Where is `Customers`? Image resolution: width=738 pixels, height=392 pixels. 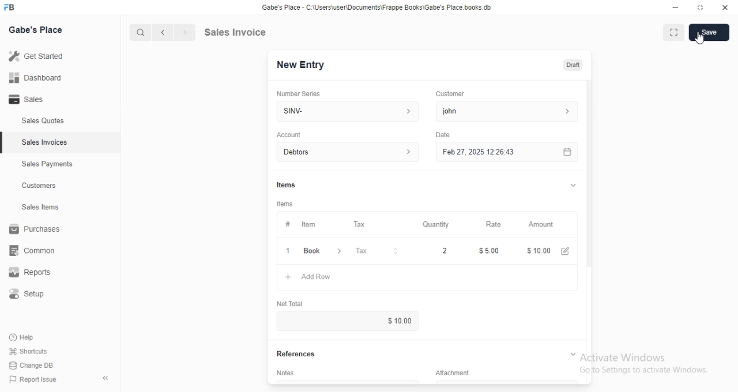 Customers is located at coordinates (39, 186).